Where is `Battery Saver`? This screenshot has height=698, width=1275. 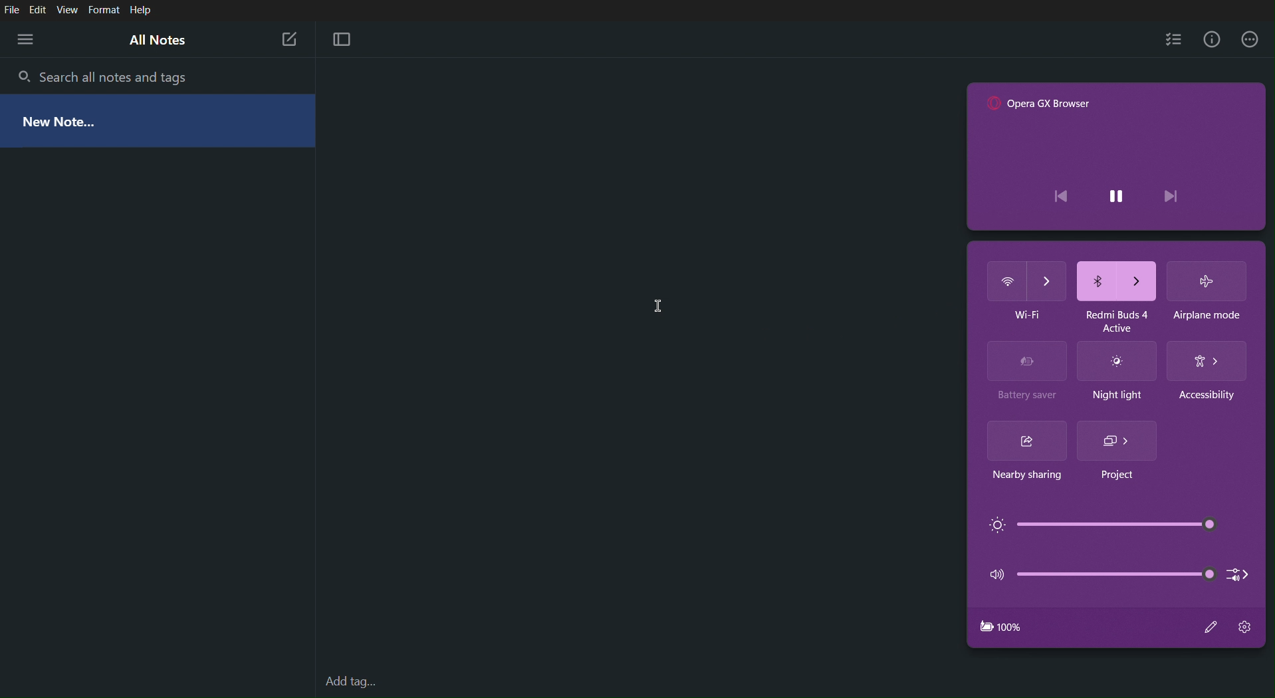
Battery Saver is located at coordinates (1028, 362).